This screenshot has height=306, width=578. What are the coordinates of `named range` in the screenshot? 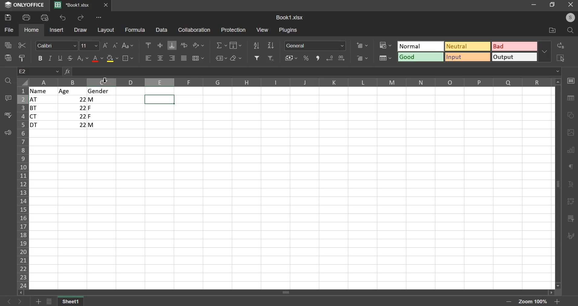 It's located at (222, 58).